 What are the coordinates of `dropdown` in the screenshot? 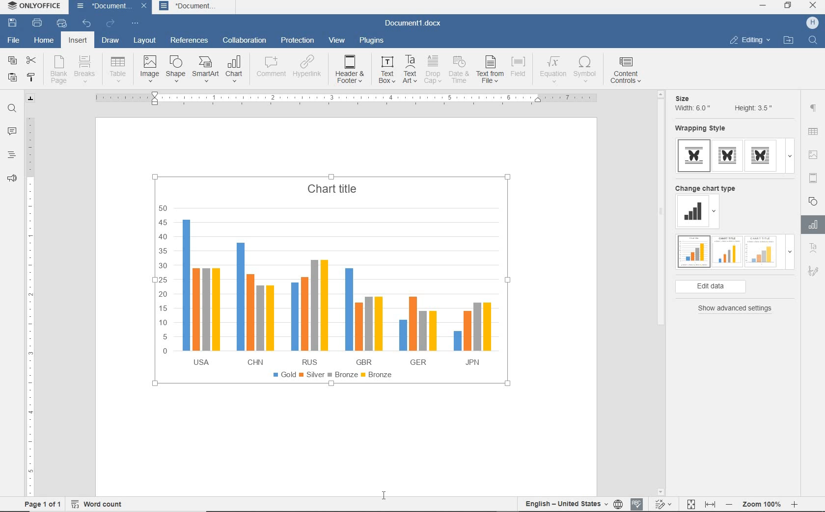 It's located at (790, 156).